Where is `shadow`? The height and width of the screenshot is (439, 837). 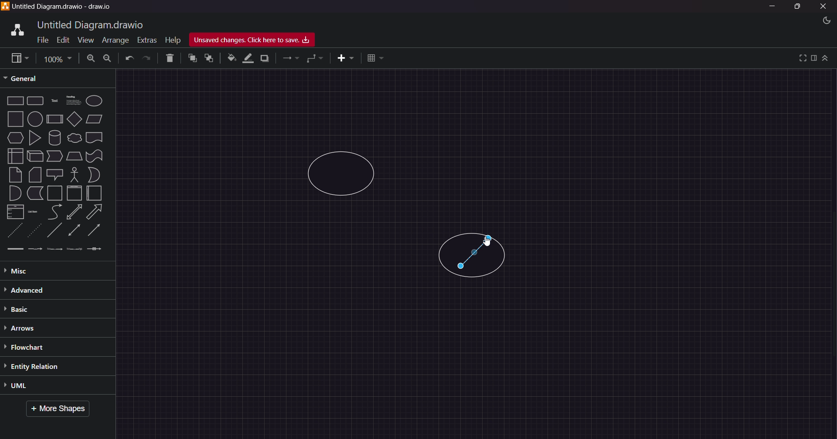 shadow is located at coordinates (266, 58).